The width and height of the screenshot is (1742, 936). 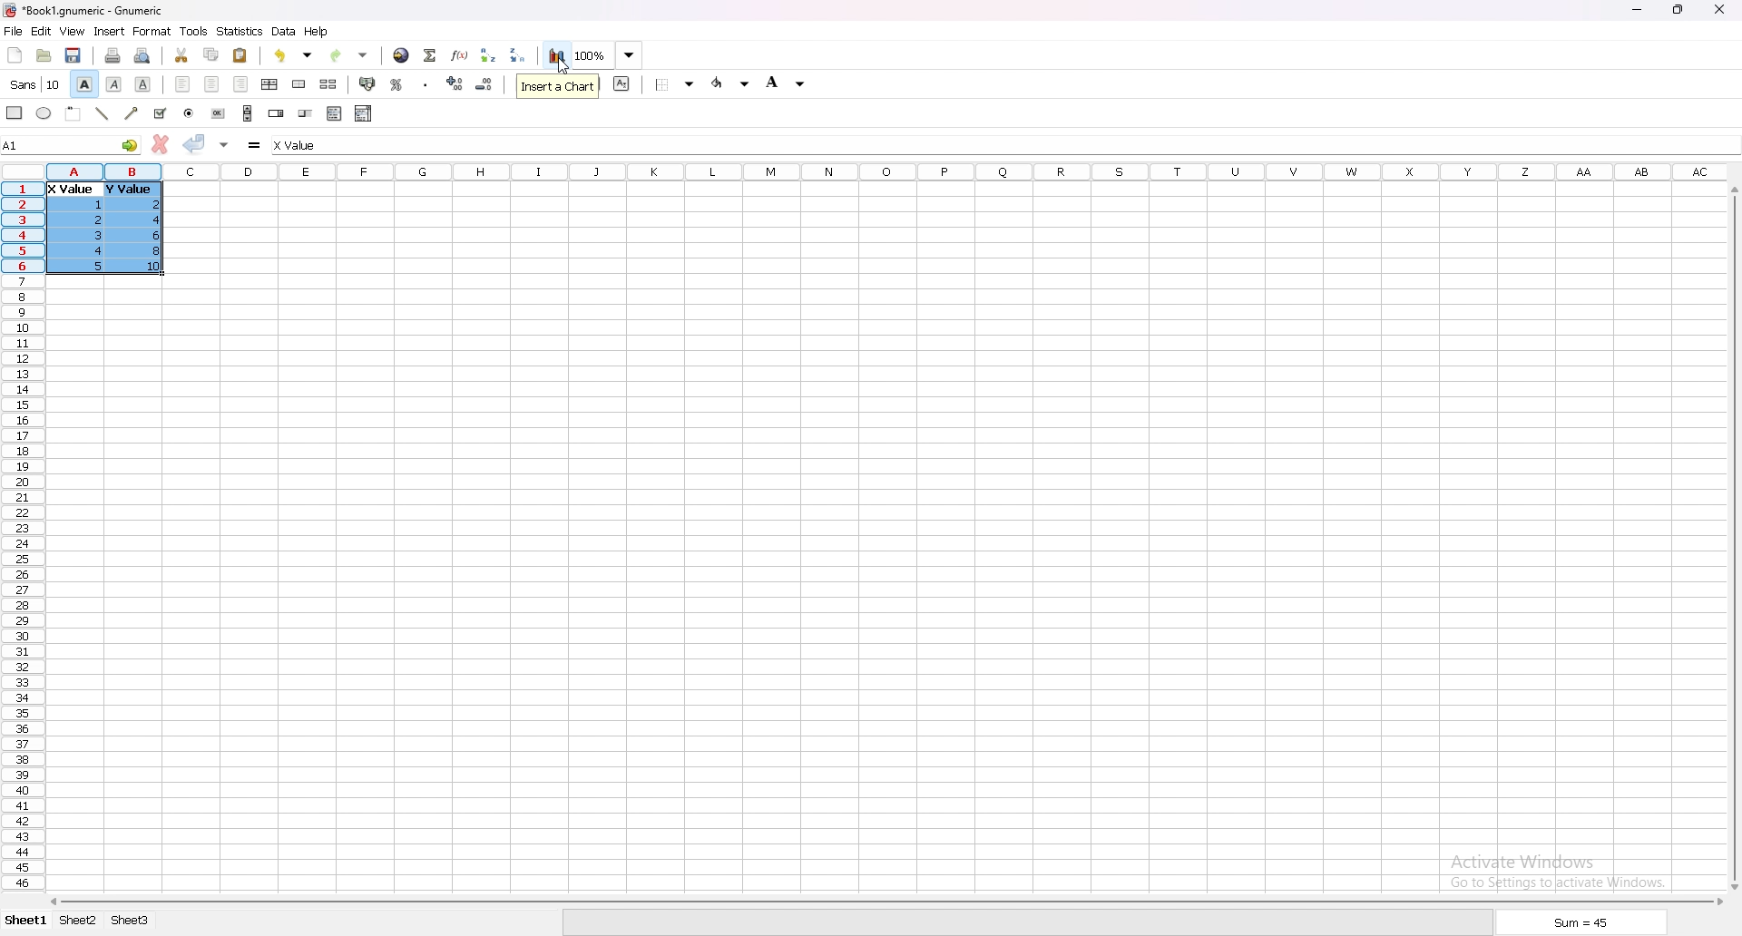 What do you see at coordinates (396, 84) in the screenshot?
I see `percentage` at bounding box center [396, 84].